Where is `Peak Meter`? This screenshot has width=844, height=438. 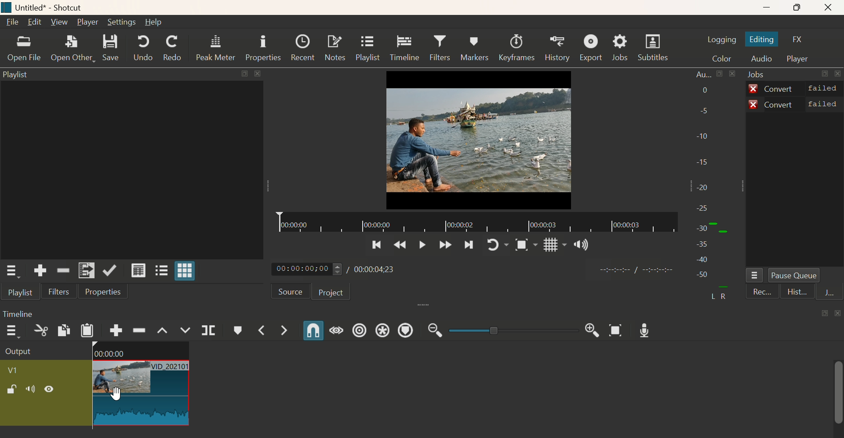 Peak Meter is located at coordinates (216, 47).